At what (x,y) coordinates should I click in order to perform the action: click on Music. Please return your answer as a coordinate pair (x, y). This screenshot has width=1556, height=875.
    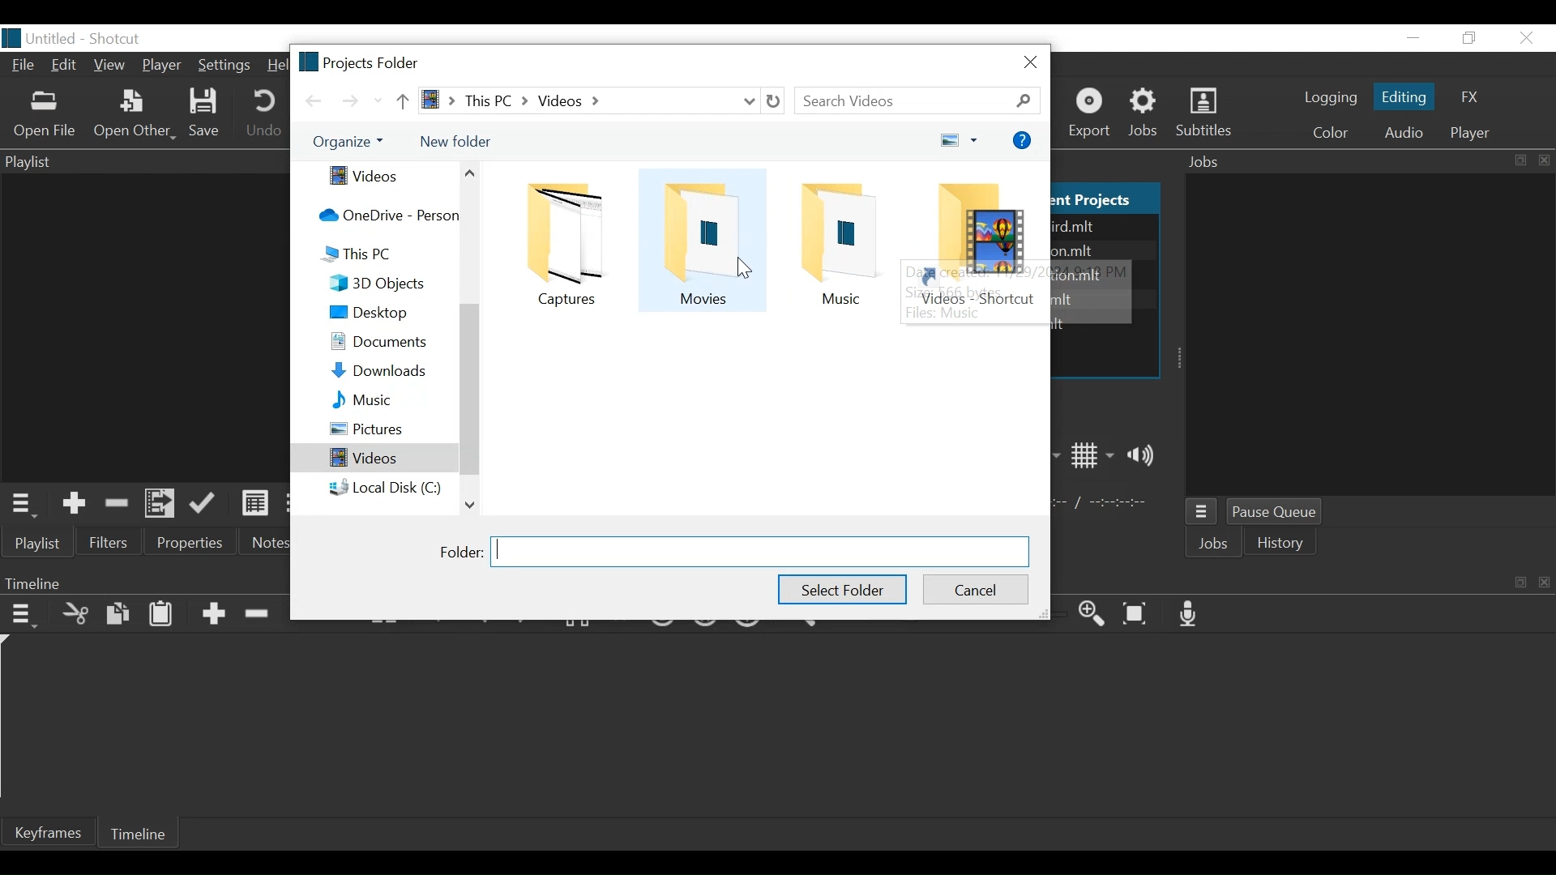
    Looking at the image, I should click on (390, 399).